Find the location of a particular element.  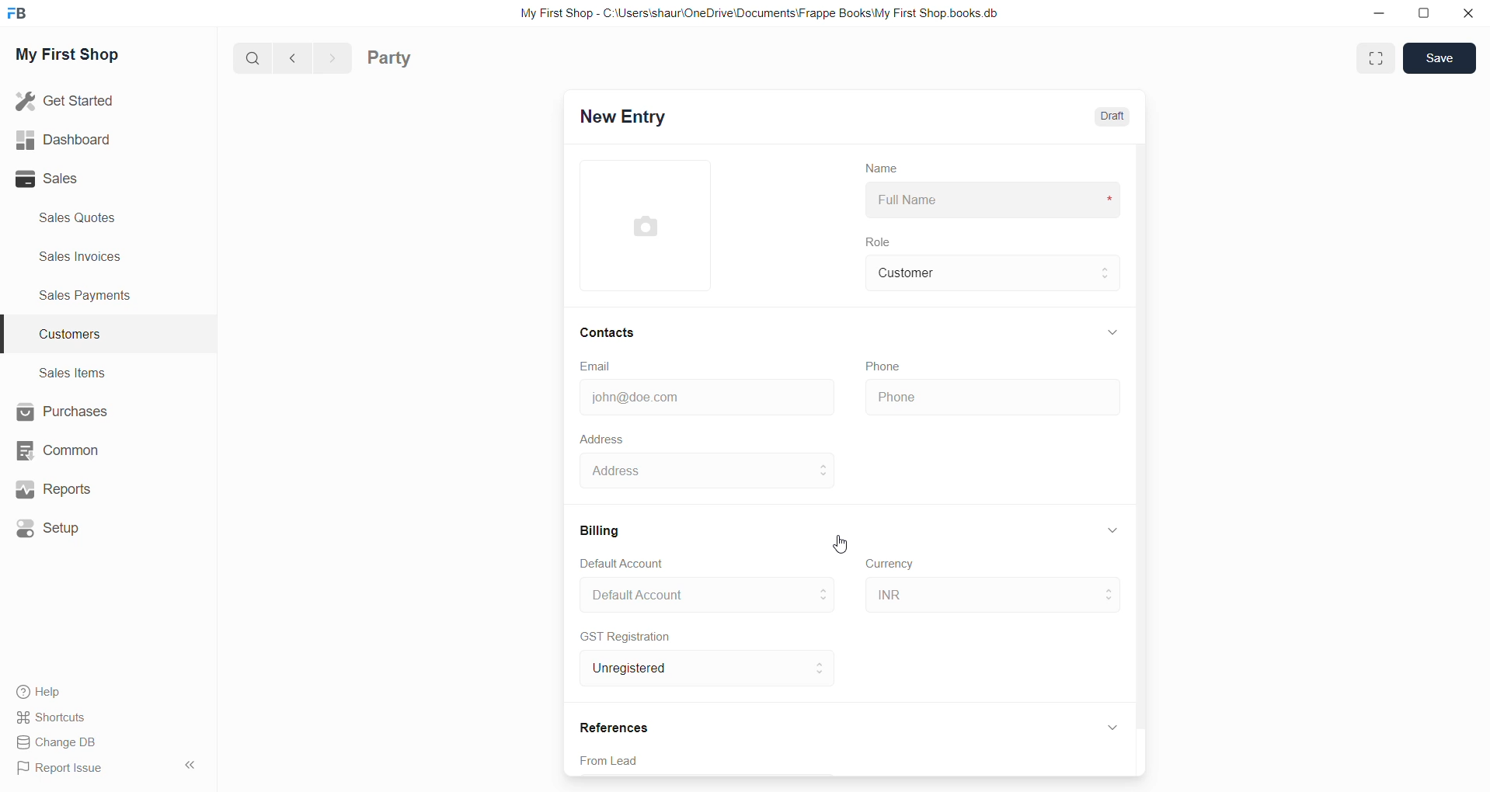

Full name is located at coordinates (995, 201).